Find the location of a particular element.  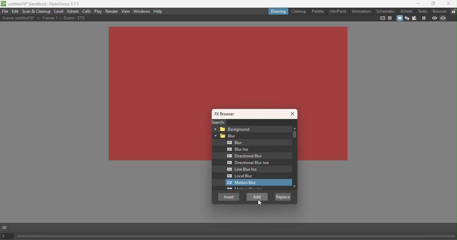

Lock rooms tab is located at coordinates (454, 11).